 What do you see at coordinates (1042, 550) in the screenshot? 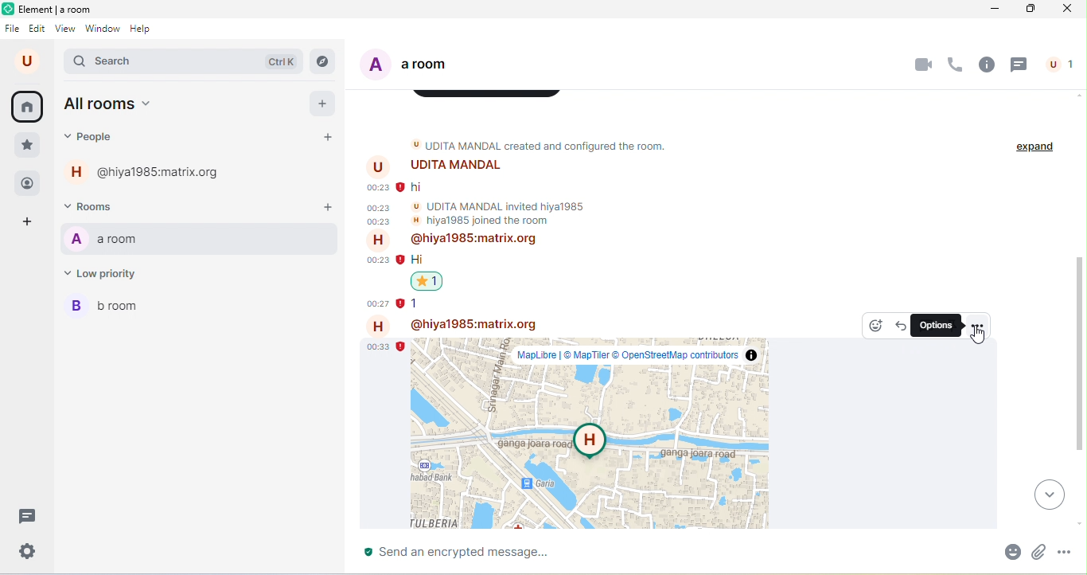
I see `attachment` at bounding box center [1042, 550].